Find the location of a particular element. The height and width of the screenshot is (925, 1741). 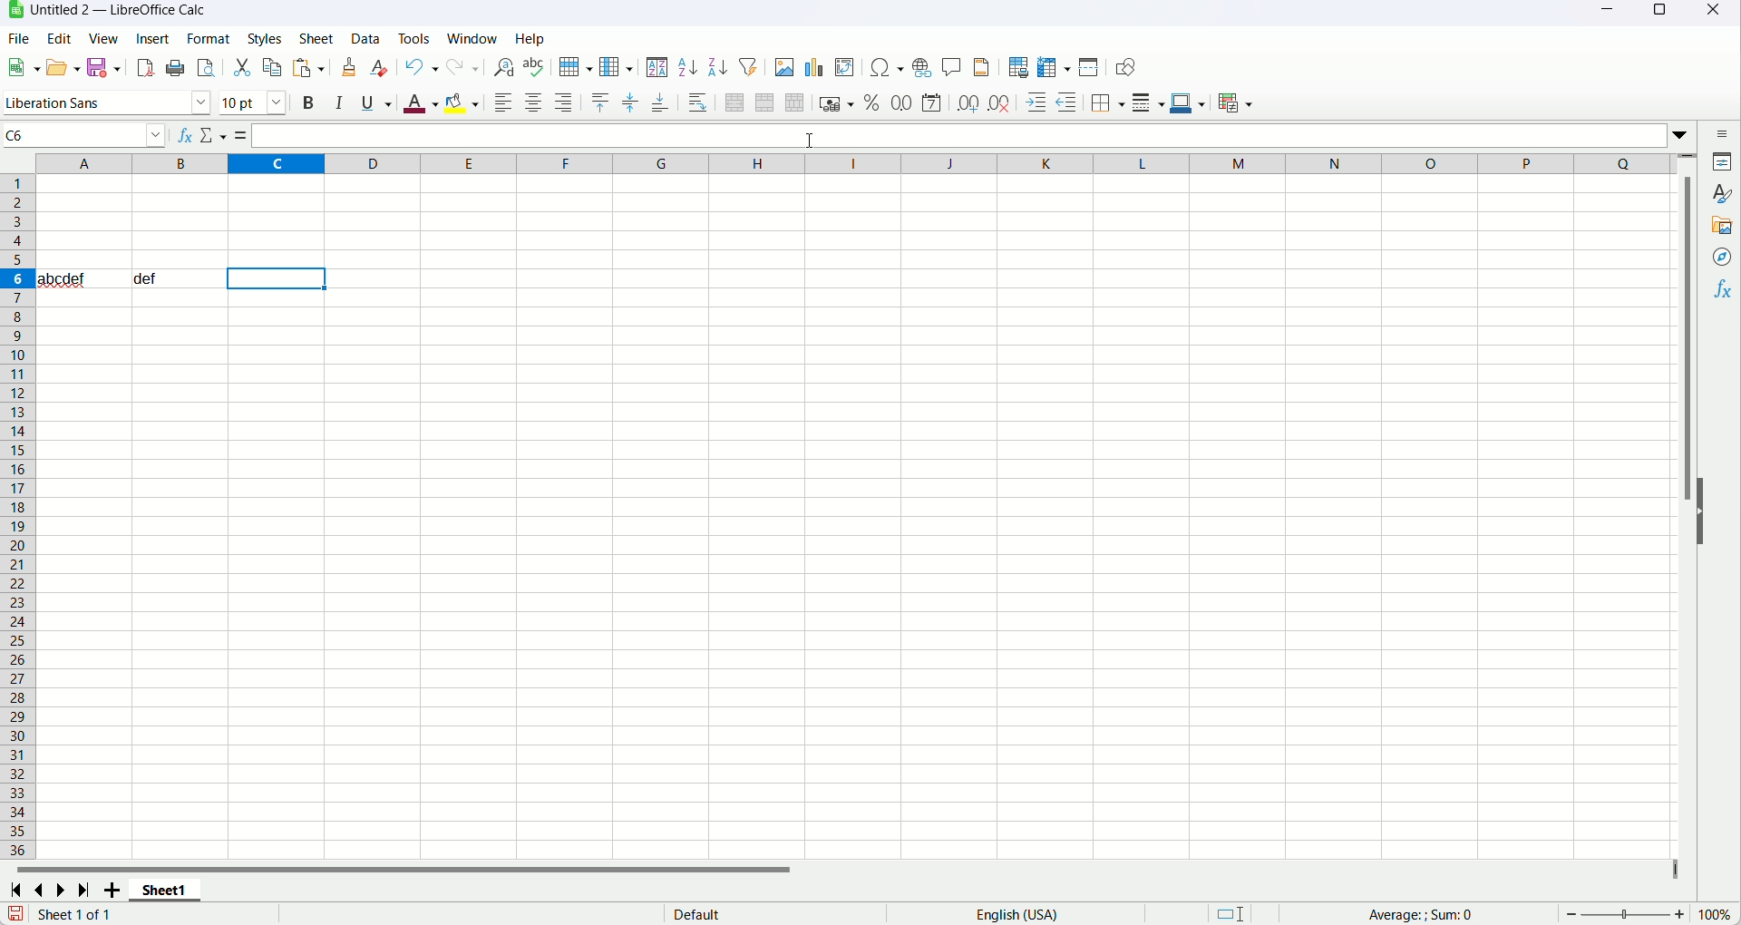

border color is located at coordinates (1189, 102).